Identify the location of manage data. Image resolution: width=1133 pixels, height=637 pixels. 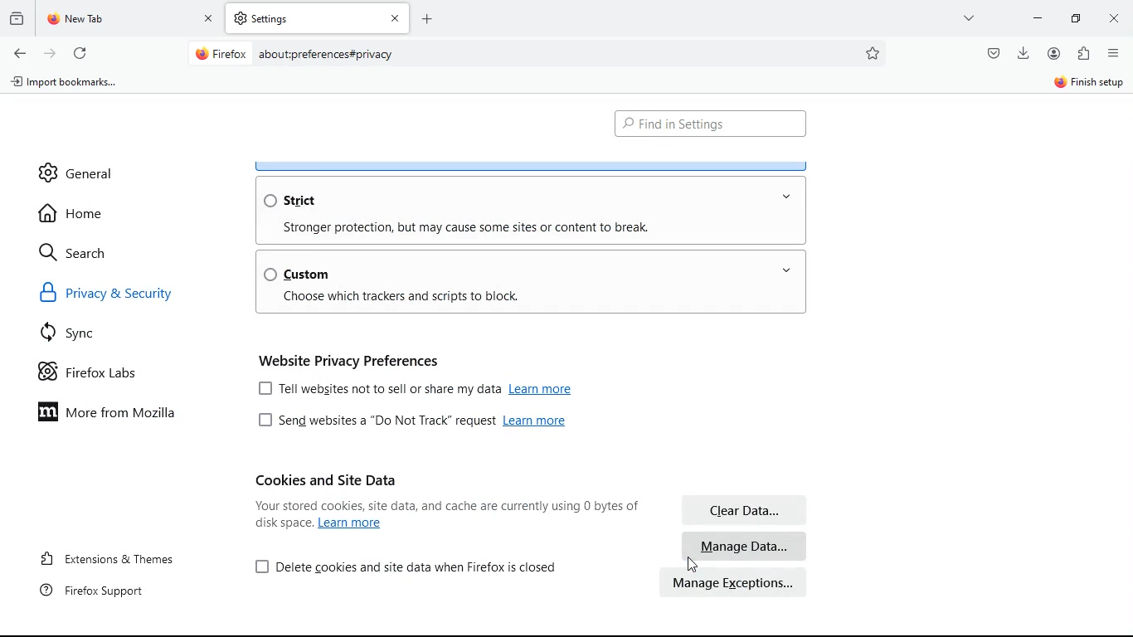
(745, 546).